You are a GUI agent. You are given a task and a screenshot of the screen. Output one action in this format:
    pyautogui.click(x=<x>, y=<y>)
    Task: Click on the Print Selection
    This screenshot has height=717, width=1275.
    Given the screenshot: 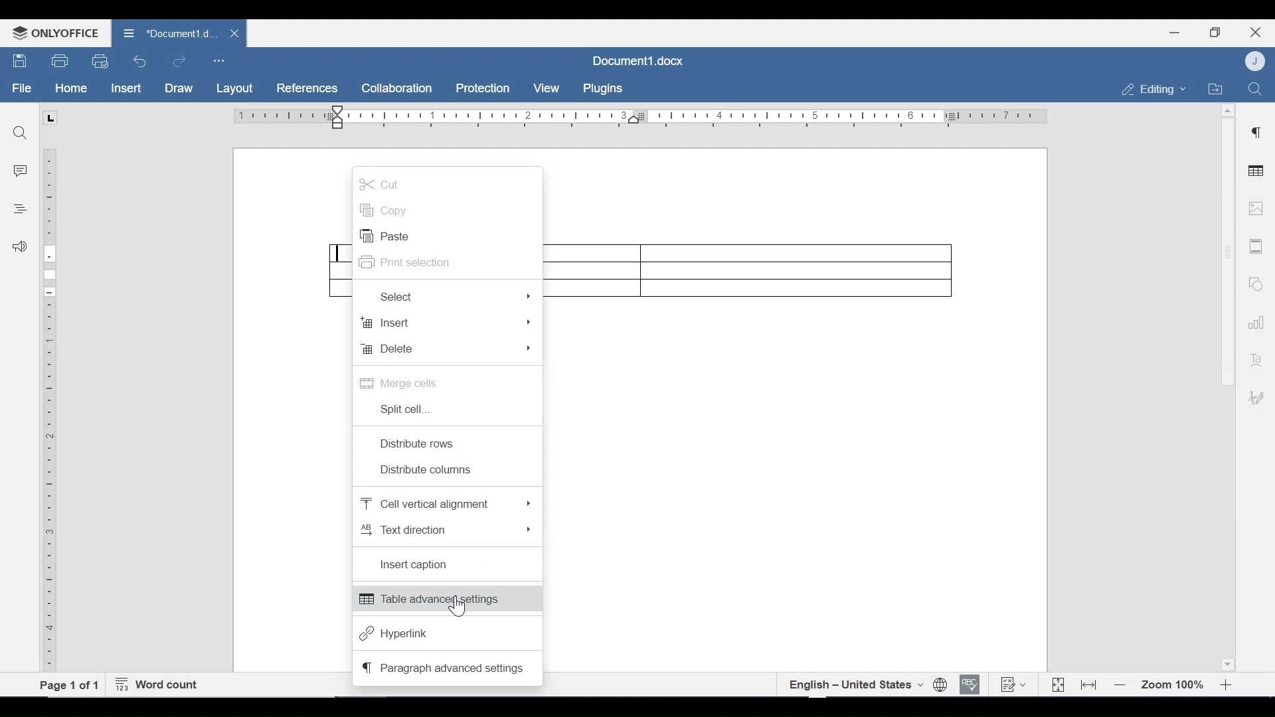 What is the action you would take?
    pyautogui.click(x=408, y=263)
    